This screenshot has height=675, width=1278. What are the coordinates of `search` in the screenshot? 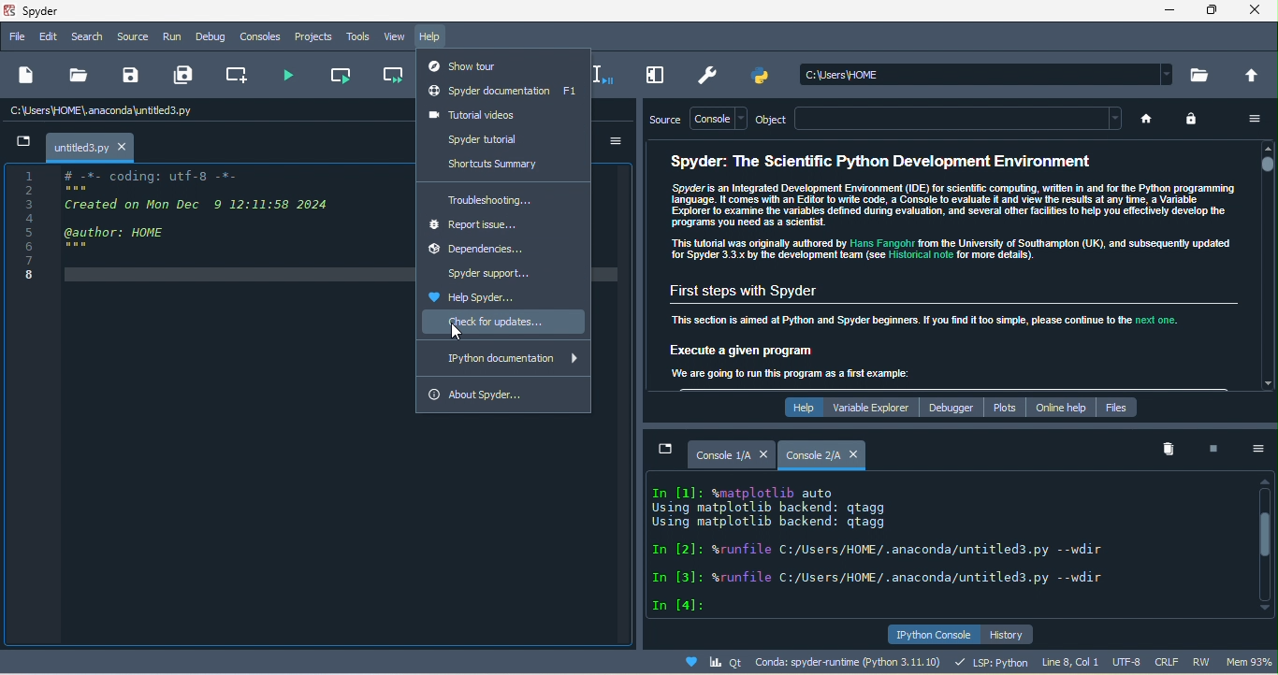 It's located at (85, 37).